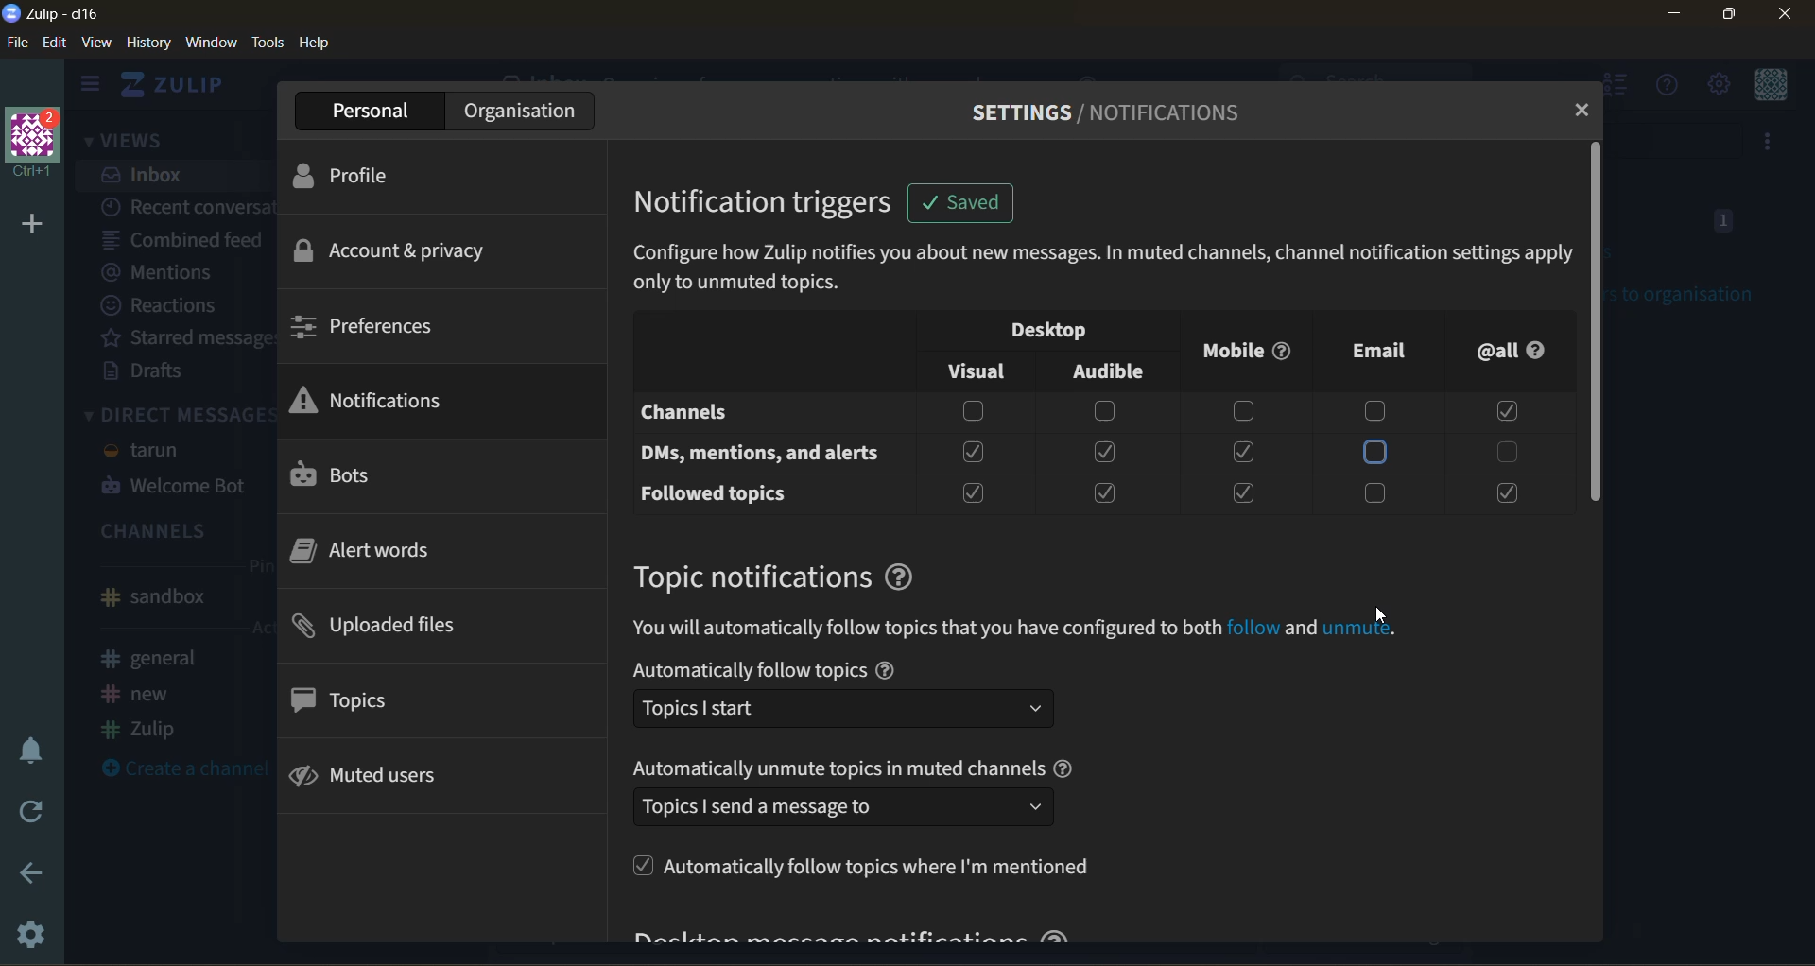 This screenshot has width=1815, height=966. What do you see at coordinates (90, 86) in the screenshot?
I see `hide side bar` at bounding box center [90, 86].